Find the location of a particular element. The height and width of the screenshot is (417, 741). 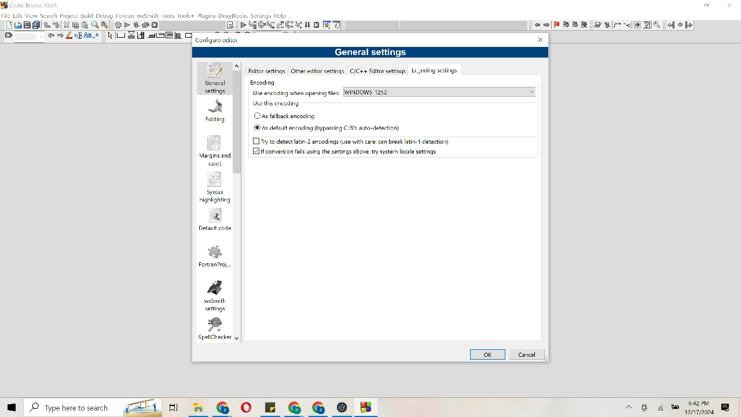

Use encoding when opening files is located at coordinates (294, 94).